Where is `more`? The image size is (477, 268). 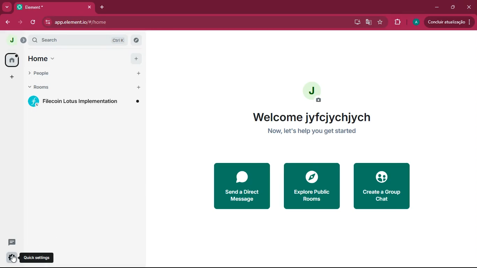 more is located at coordinates (11, 77).